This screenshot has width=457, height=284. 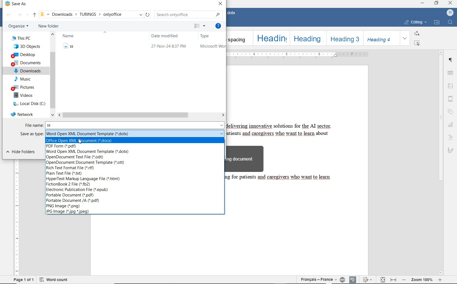 What do you see at coordinates (451, 73) in the screenshot?
I see `TABLE` at bounding box center [451, 73].